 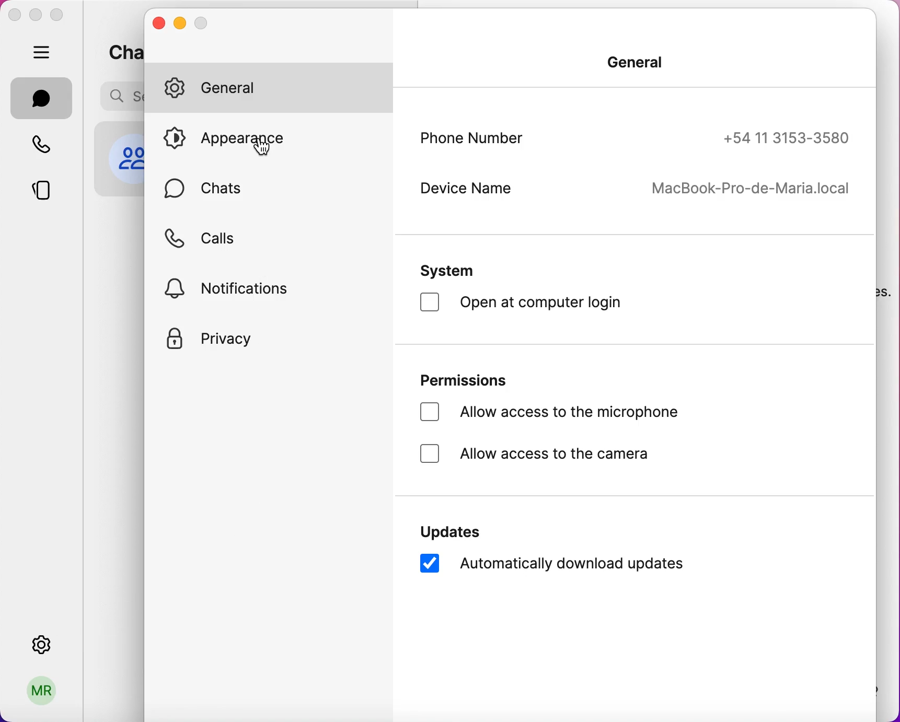 What do you see at coordinates (639, 63) in the screenshot?
I see `general` at bounding box center [639, 63].